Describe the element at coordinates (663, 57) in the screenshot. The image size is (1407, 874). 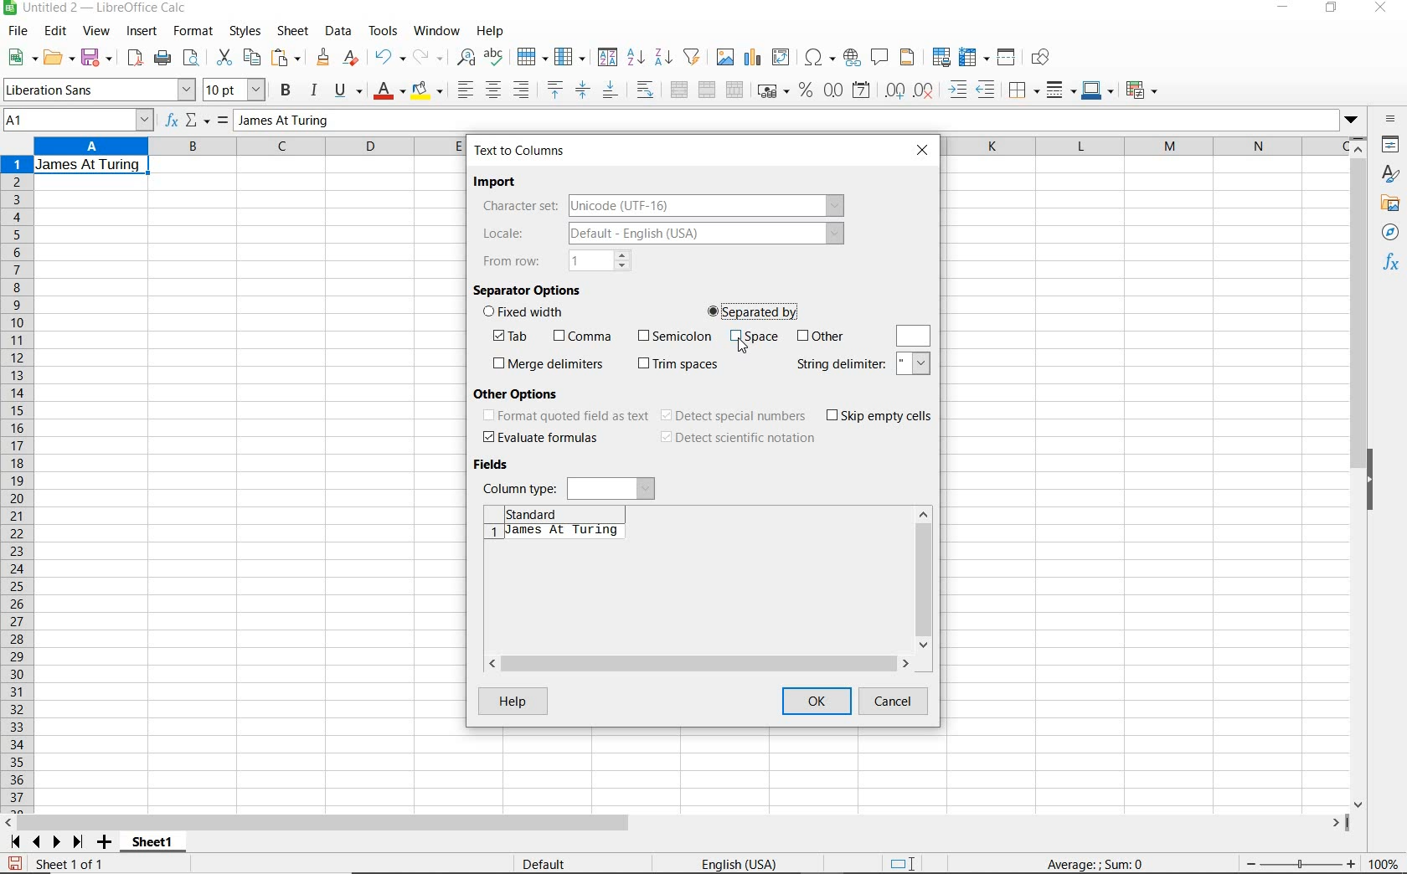
I see `sort descending` at that location.